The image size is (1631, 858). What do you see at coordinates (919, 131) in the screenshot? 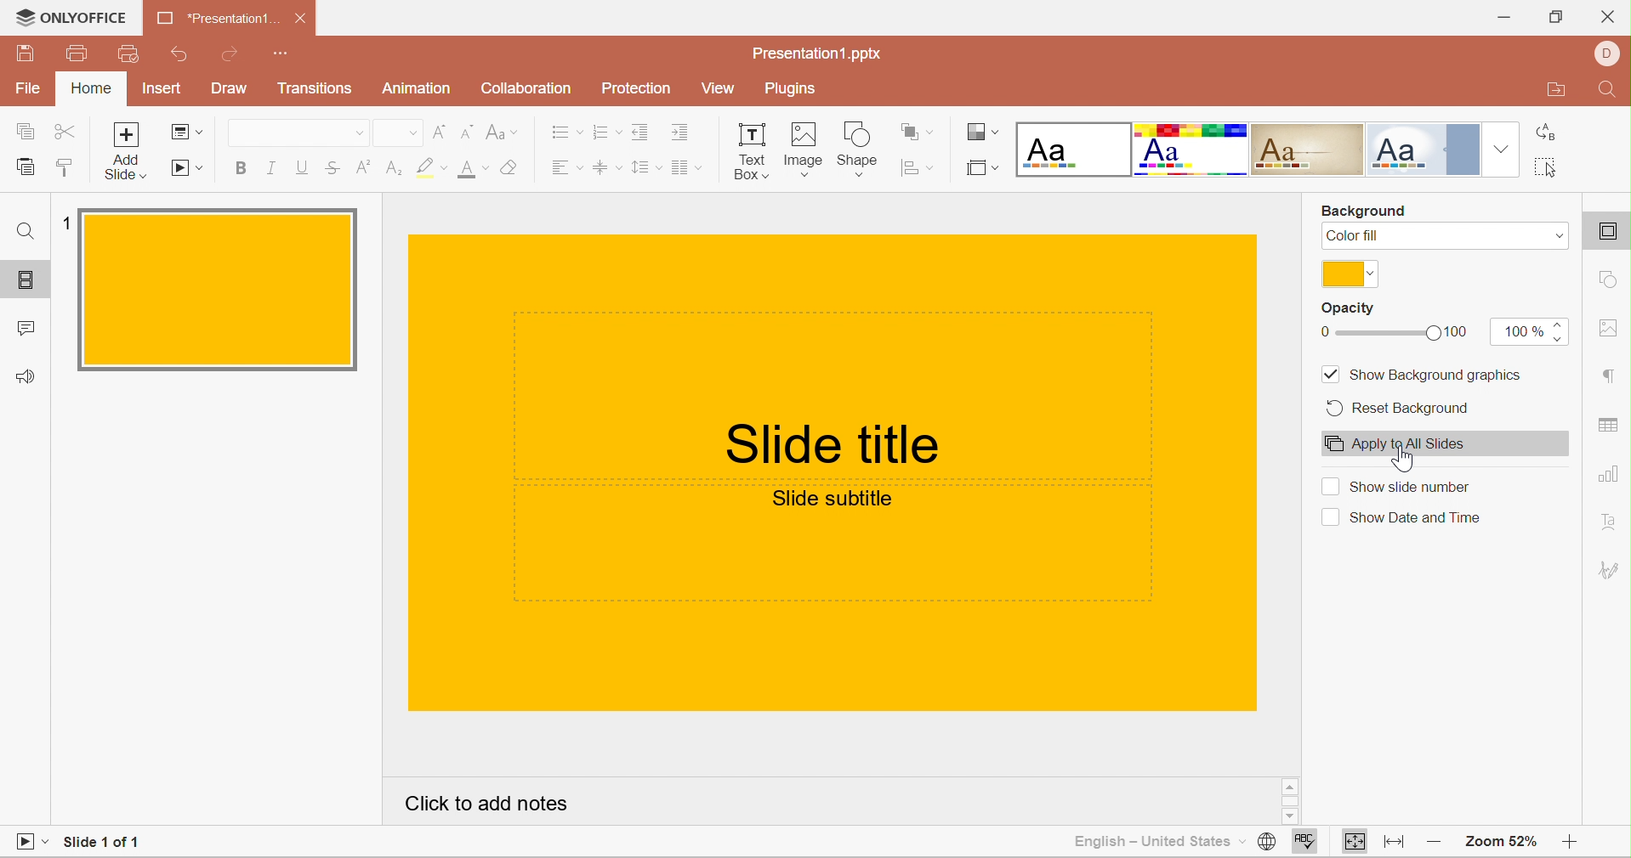
I see `Arrange shape` at bounding box center [919, 131].